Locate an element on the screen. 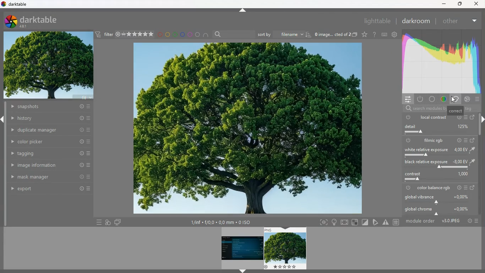 The width and height of the screenshot is (485, 273). image information is located at coordinates (47, 165).